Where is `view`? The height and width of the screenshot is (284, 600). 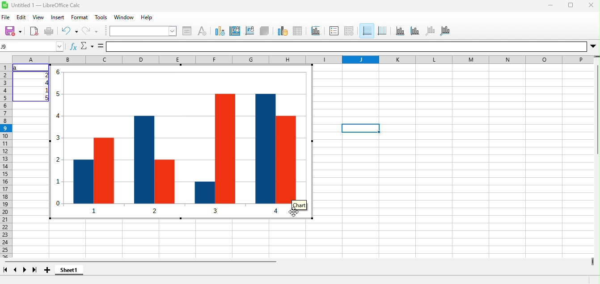 view is located at coordinates (39, 18).